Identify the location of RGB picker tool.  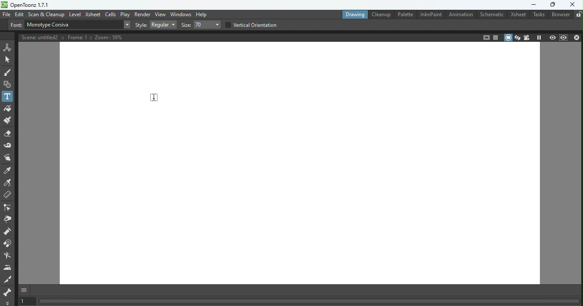
(9, 182).